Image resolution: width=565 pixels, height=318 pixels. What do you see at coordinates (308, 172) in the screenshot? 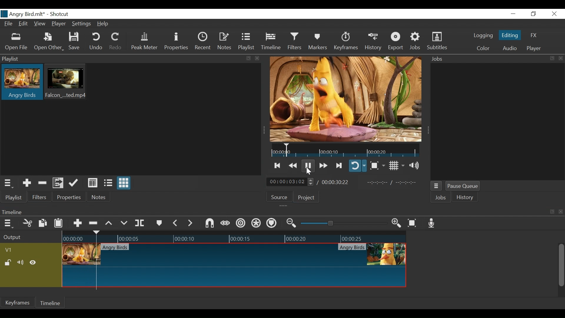
I see `Cursor` at bounding box center [308, 172].